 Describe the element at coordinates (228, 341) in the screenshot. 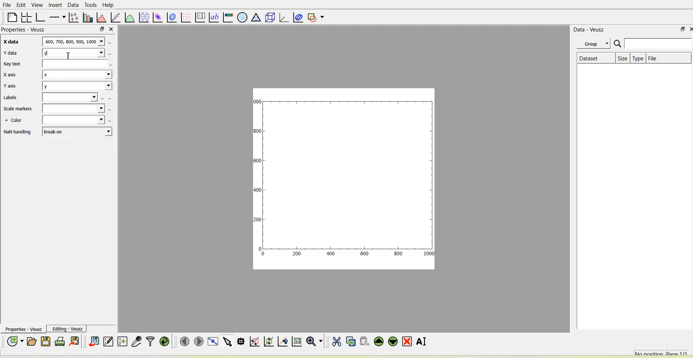

I see `Select items from the graph or scroll` at that location.